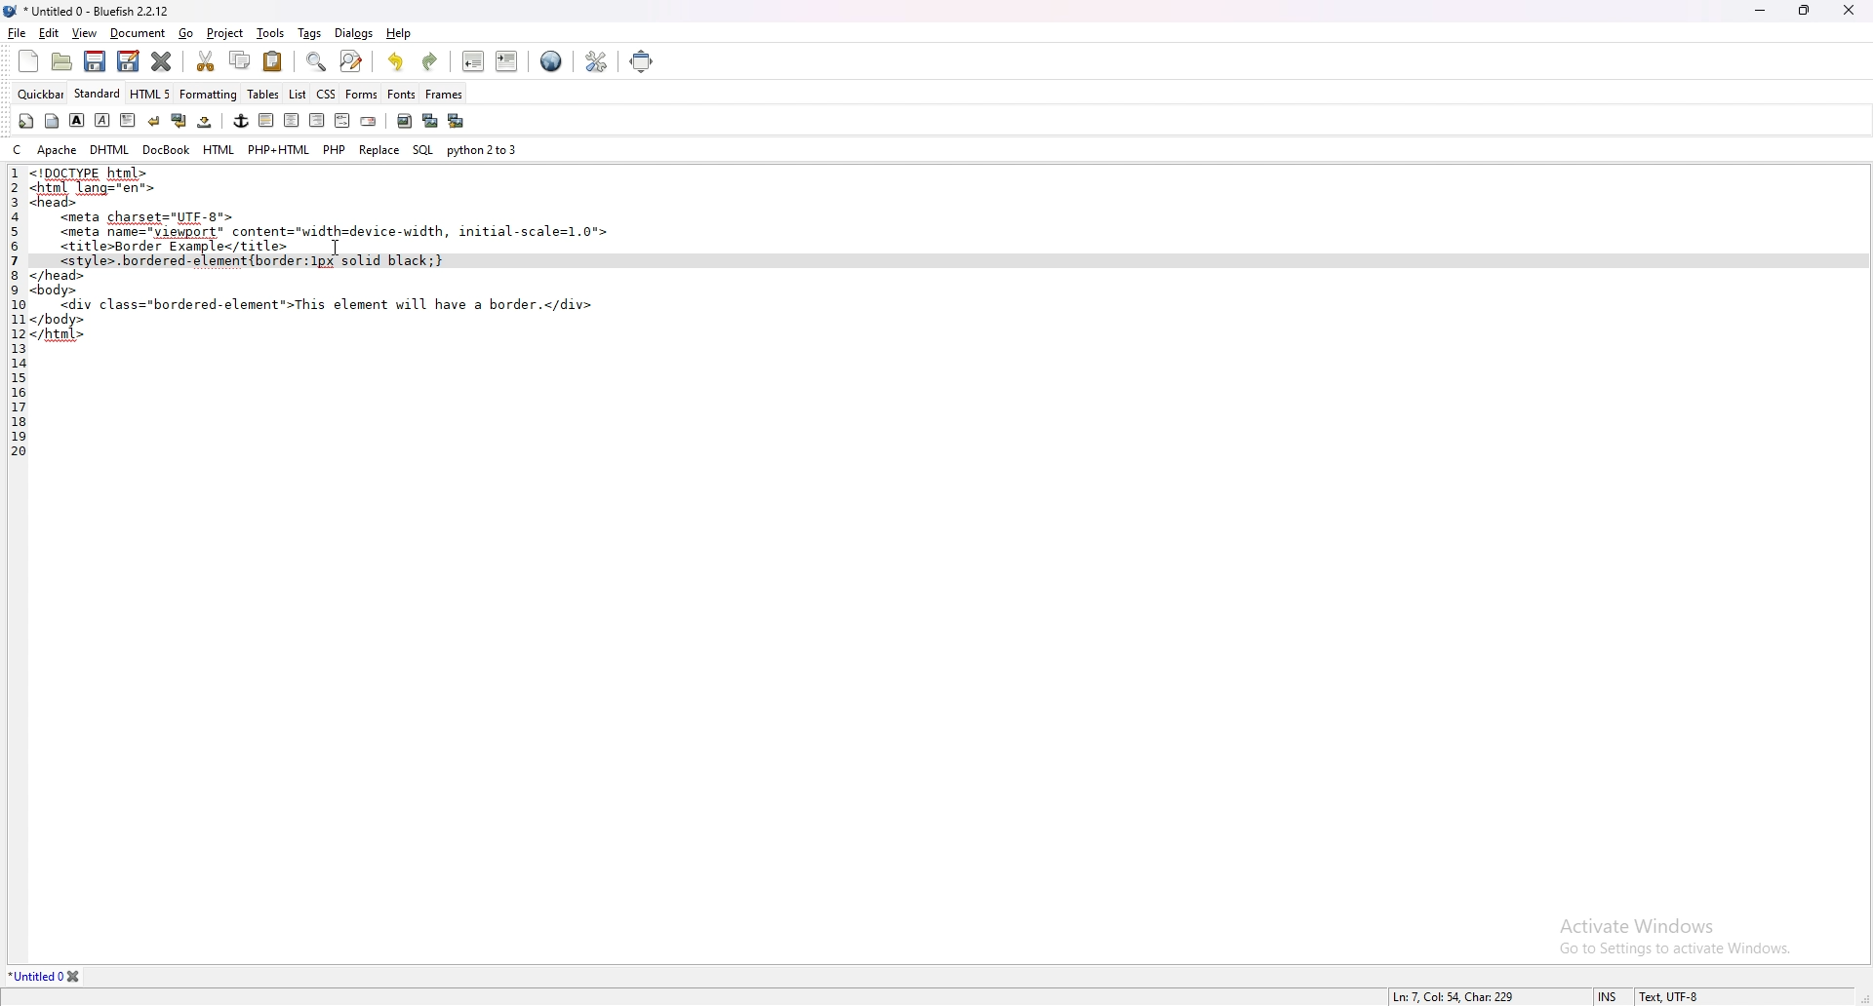 The image size is (1873, 1006). Describe the element at coordinates (401, 94) in the screenshot. I see `fonts` at that location.